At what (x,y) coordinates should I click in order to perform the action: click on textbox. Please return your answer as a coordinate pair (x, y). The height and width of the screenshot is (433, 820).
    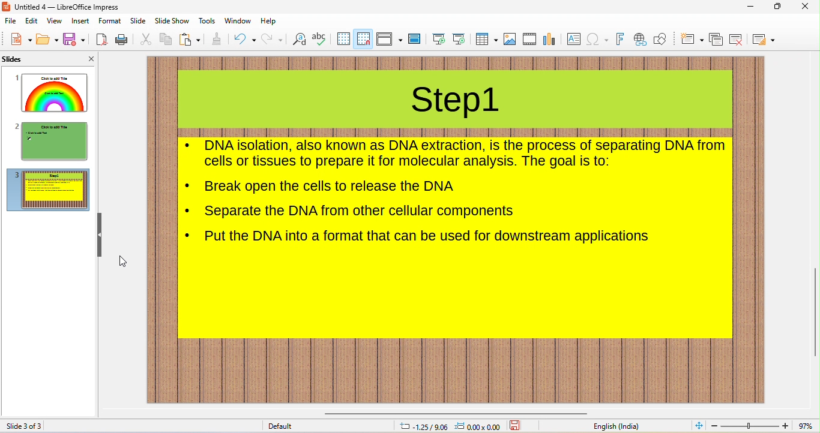
    Looking at the image, I should click on (575, 40).